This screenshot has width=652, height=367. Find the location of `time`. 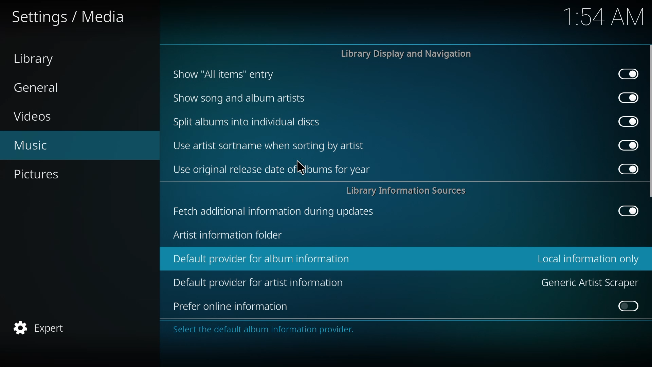

time is located at coordinates (604, 16).